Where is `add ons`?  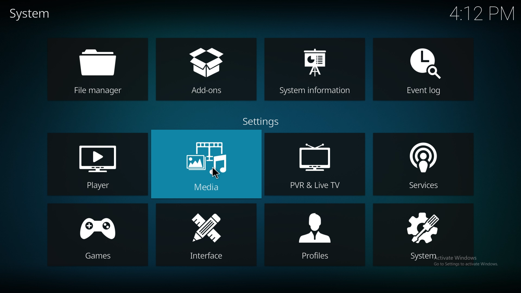
add ons is located at coordinates (205, 69).